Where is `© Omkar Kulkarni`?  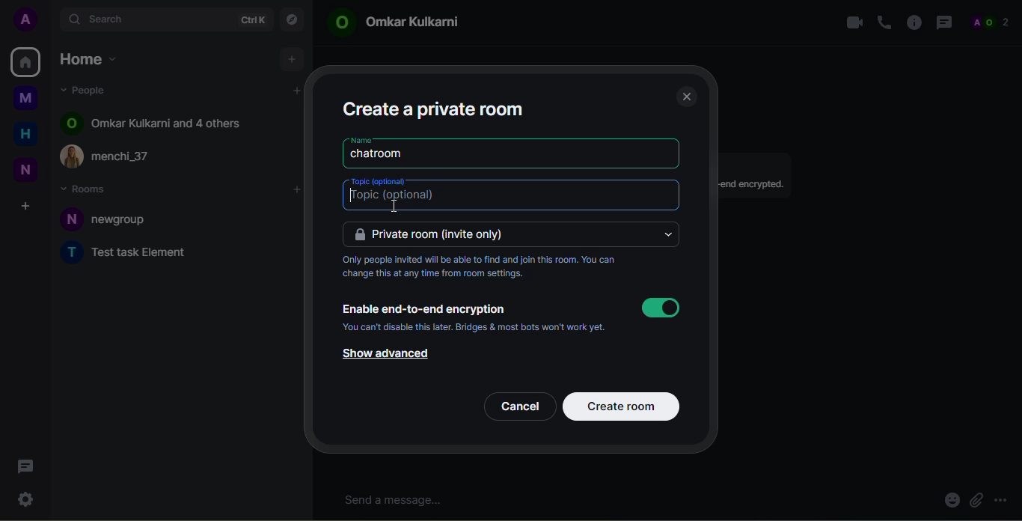
© Omkar Kulkarni is located at coordinates (400, 25).